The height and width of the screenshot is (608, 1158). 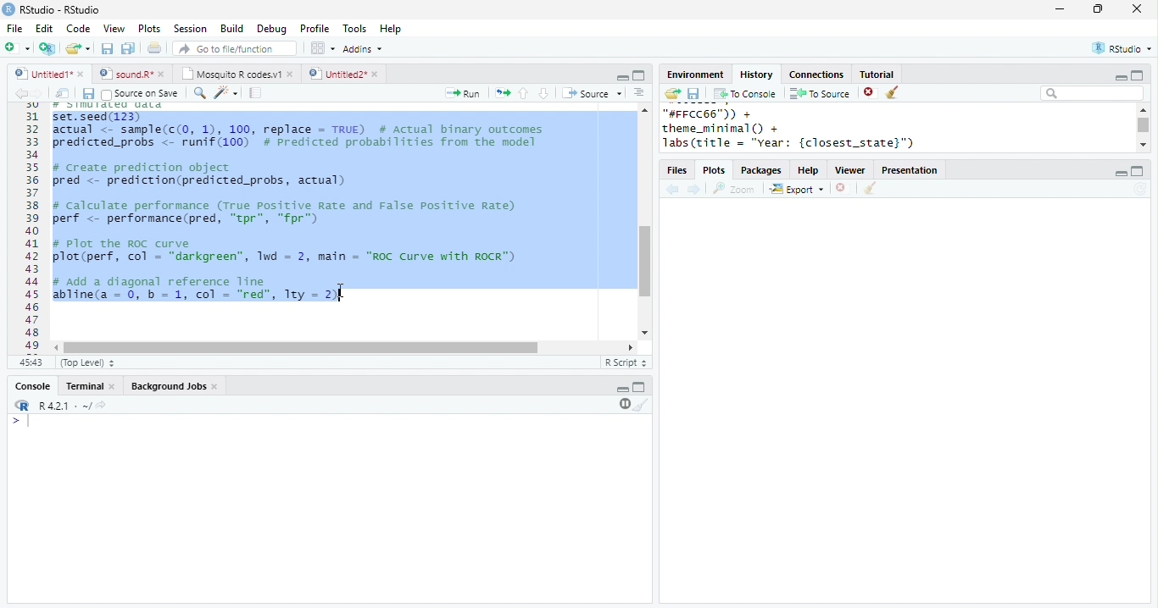 What do you see at coordinates (89, 362) in the screenshot?
I see `Top Level` at bounding box center [89, 362].